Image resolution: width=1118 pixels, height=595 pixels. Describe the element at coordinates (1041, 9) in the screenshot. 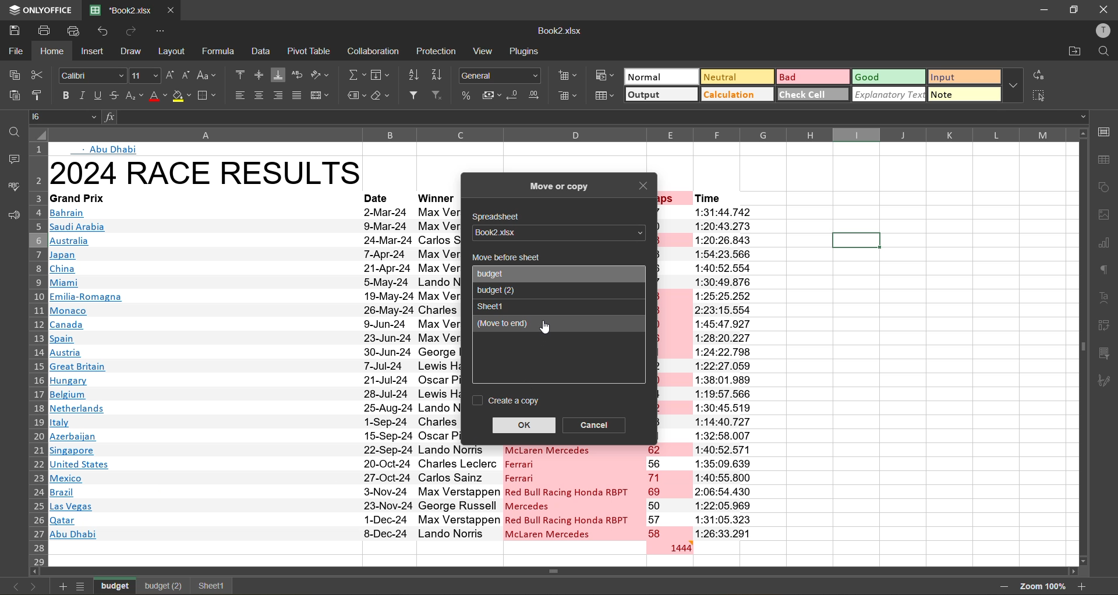

I see `minimize` at that location.